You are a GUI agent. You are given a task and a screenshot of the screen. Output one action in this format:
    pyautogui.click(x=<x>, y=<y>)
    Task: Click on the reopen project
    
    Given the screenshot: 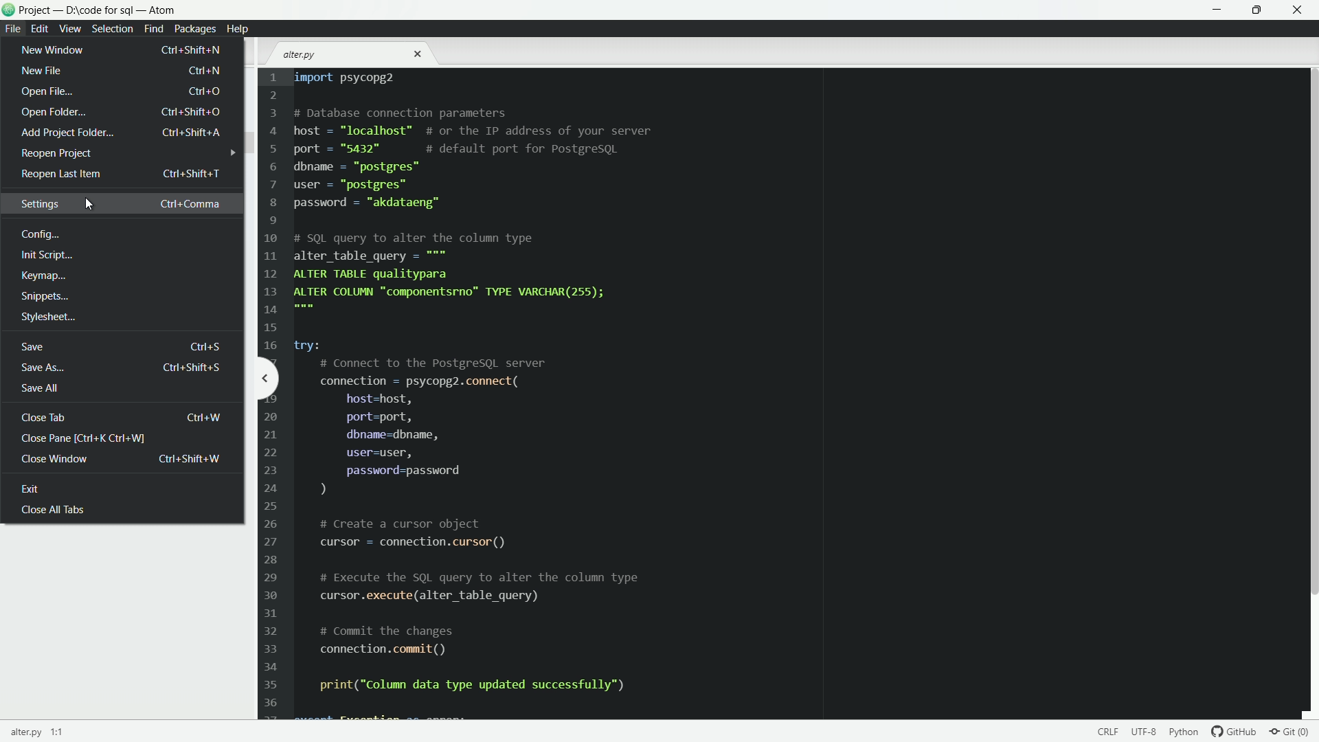 What is the action you would take?
    pyautogui.click(x=54, y=154)
    